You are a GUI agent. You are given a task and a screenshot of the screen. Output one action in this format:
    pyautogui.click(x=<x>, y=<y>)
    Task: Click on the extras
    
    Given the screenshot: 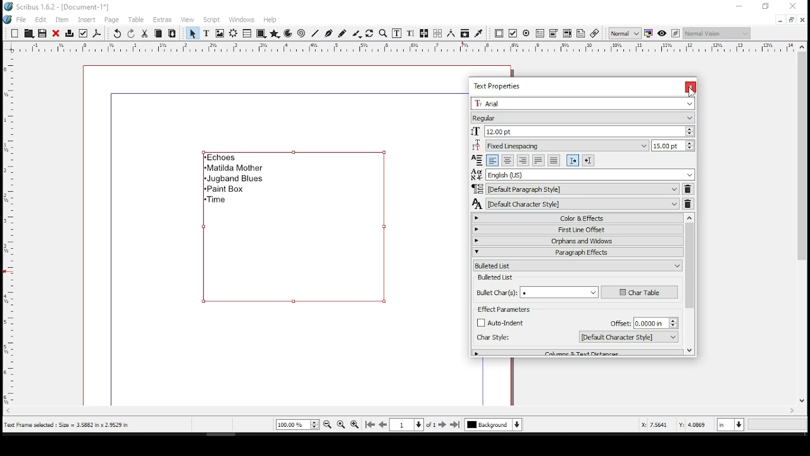 What is the action you would take?
    pyautogui.click(x=163, y=20)
    